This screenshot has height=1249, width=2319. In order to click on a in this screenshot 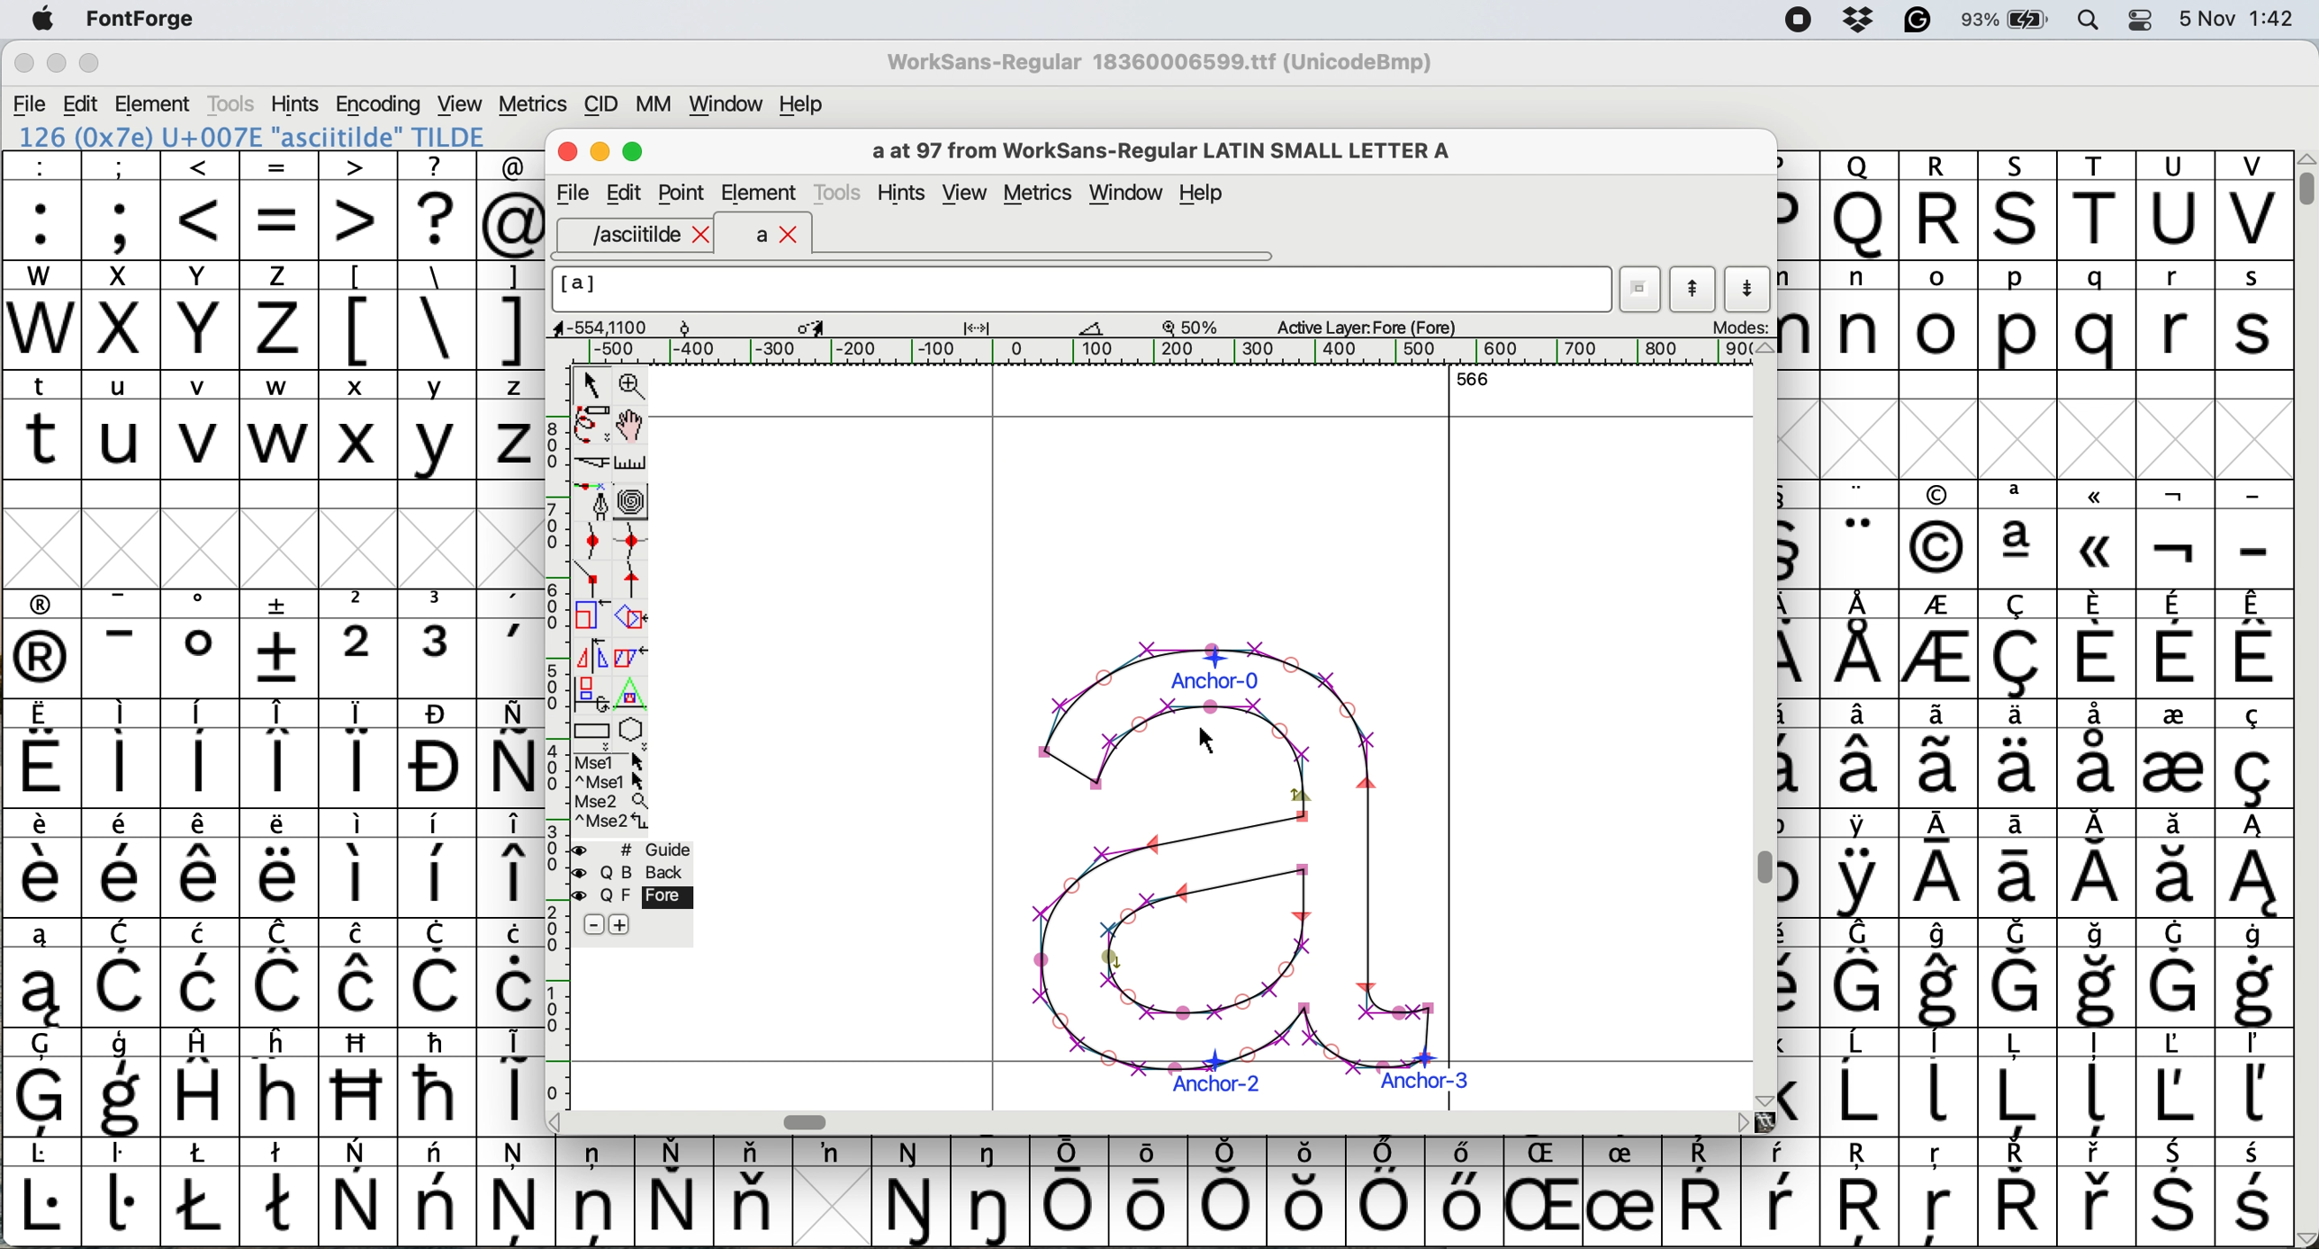, I will do `click(778, 236)`.